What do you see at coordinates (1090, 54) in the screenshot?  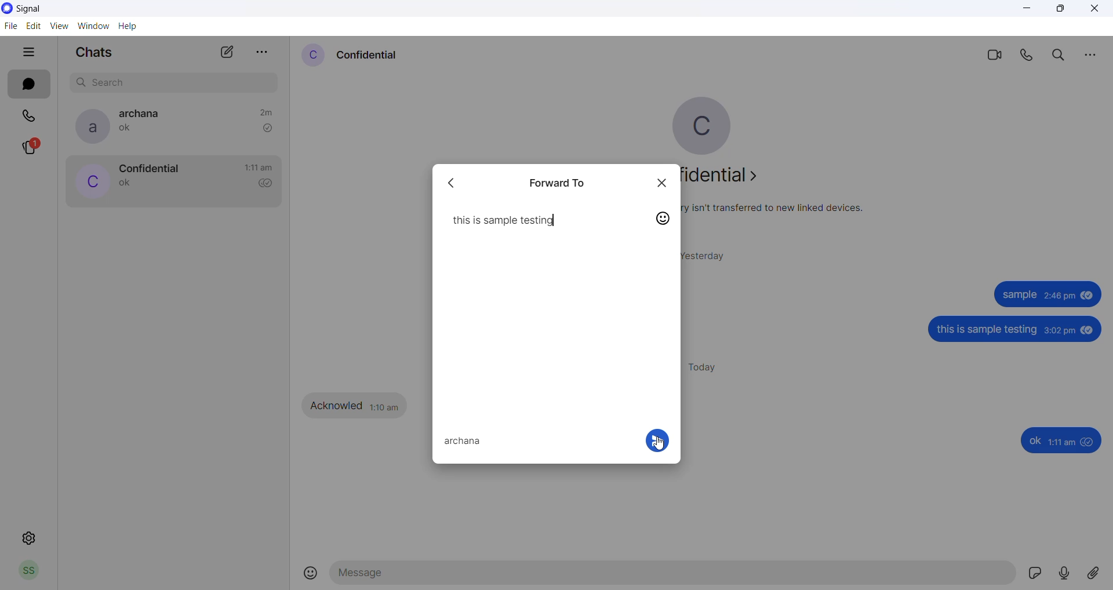 I see `more options` at bounding box center [1090, 54].